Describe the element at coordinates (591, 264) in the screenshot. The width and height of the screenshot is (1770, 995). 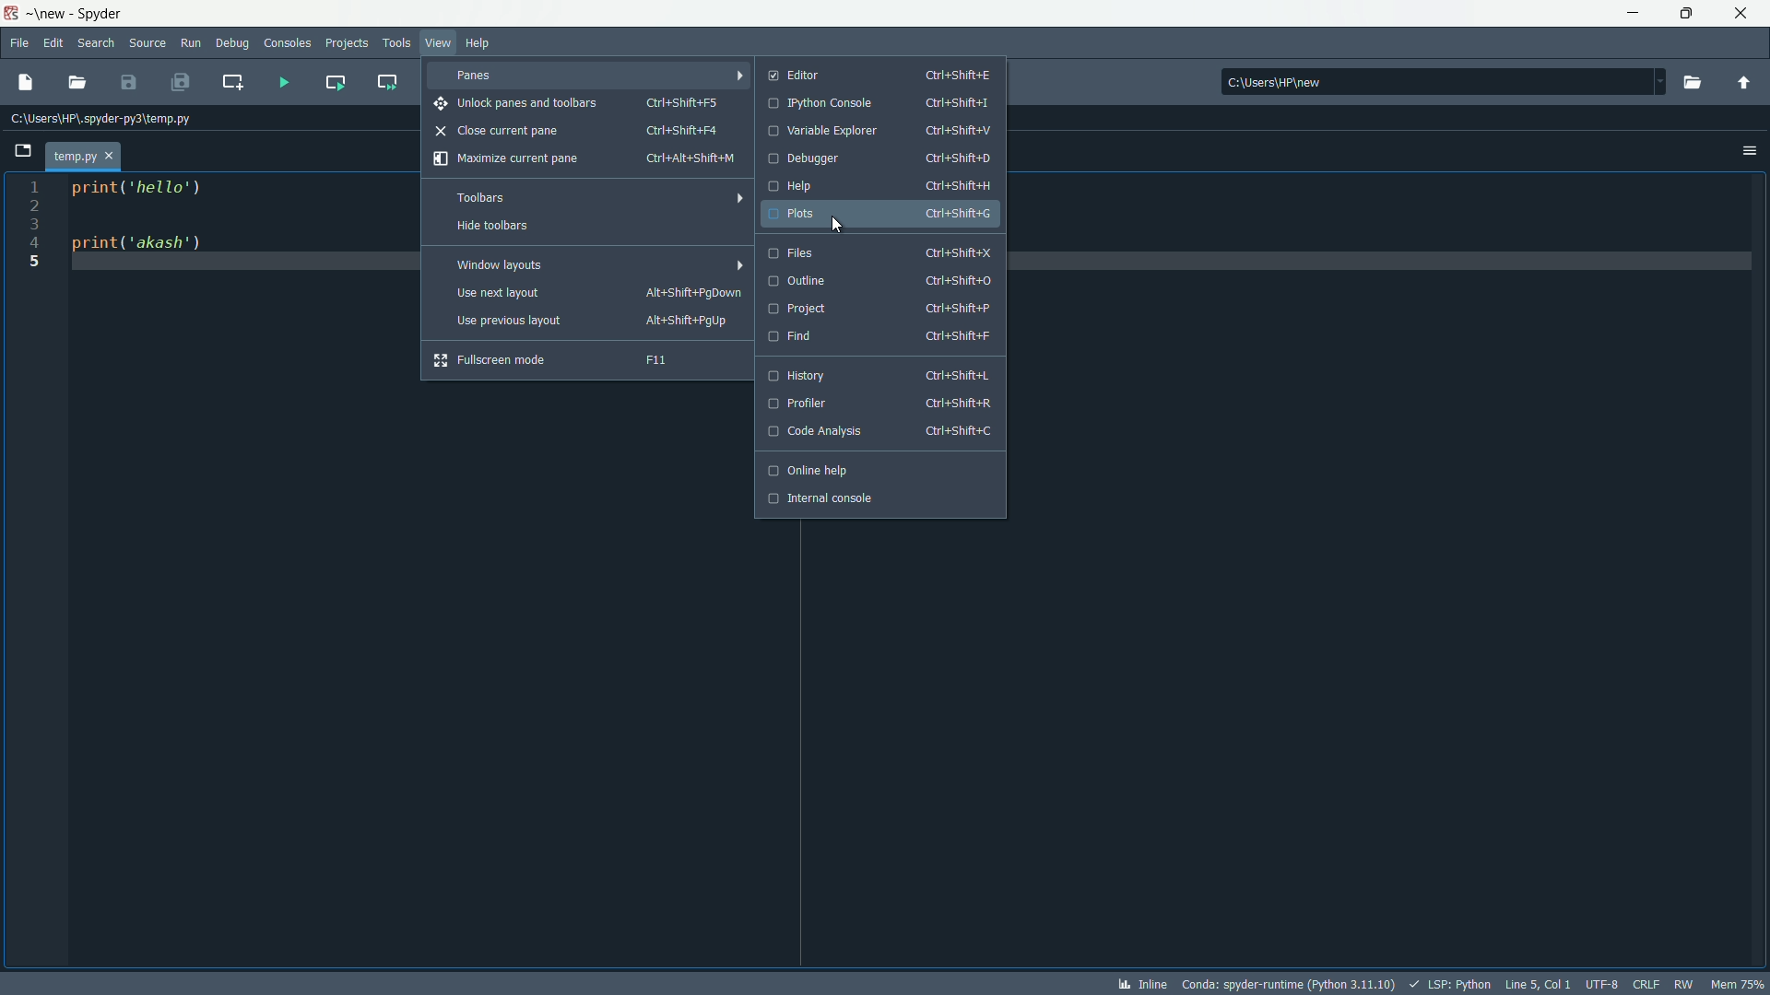
I see `window layouts` at that location.